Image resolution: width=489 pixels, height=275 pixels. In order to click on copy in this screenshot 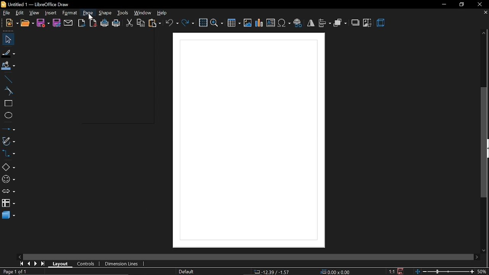, I will do `click(141, 23)`.